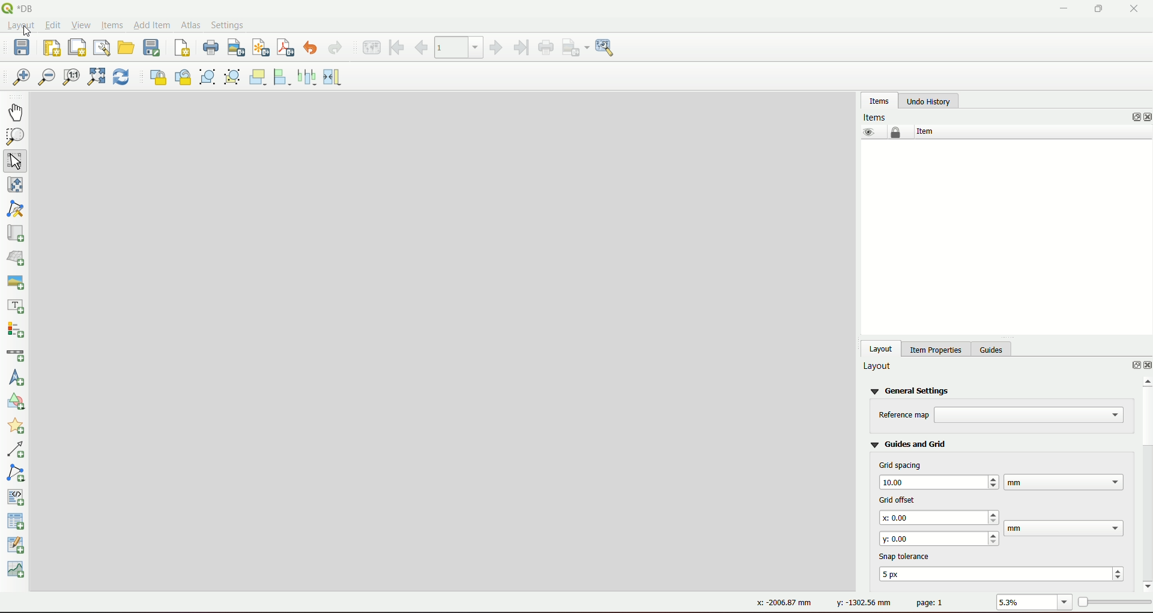  I want to click on maximize, so click(1095, 9).